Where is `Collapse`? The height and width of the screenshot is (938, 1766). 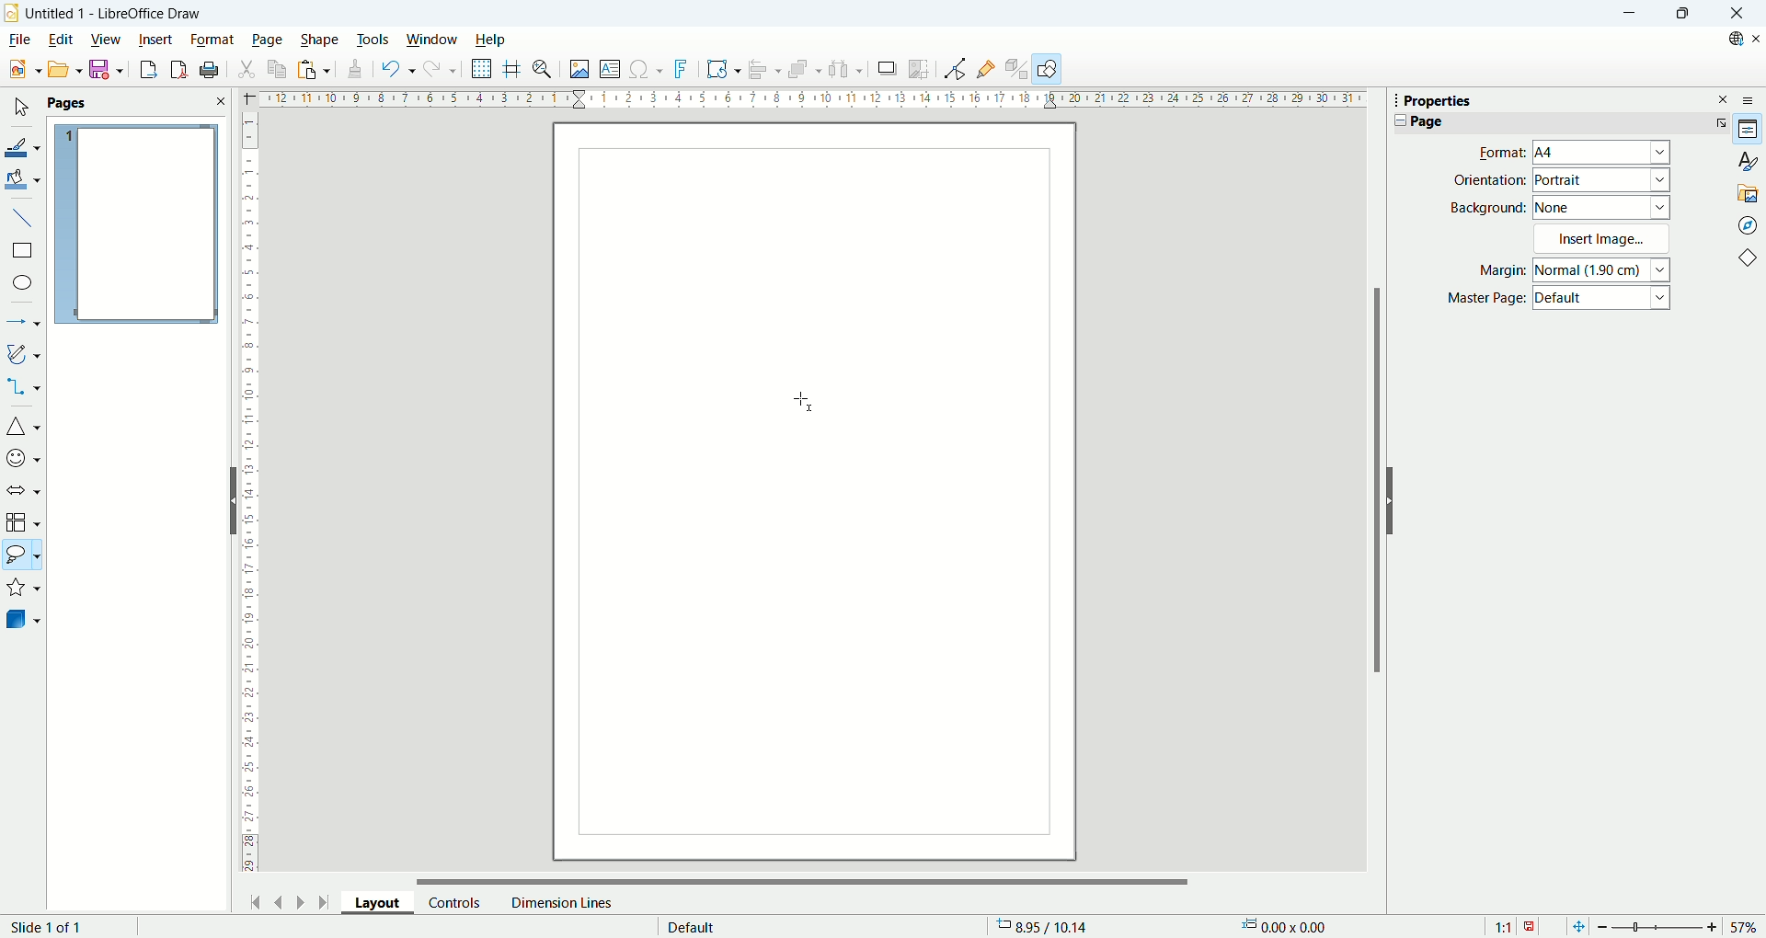
Collapse is located at coordinates (1396, 120).